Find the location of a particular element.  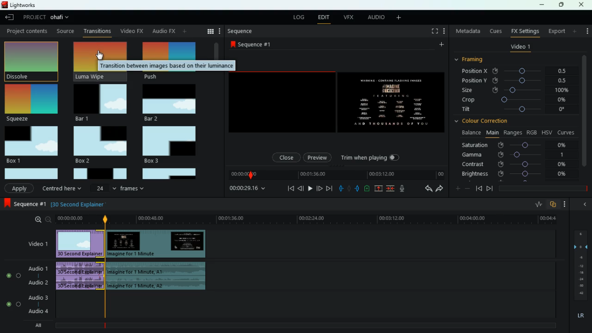

push is located at coordinates (358, 189).